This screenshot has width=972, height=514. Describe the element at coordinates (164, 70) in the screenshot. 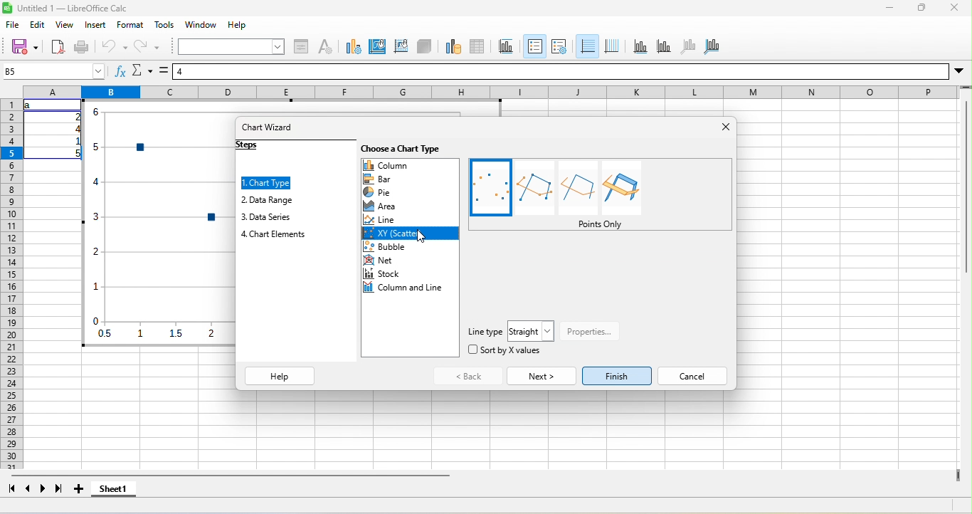

I see `formula` at that location.